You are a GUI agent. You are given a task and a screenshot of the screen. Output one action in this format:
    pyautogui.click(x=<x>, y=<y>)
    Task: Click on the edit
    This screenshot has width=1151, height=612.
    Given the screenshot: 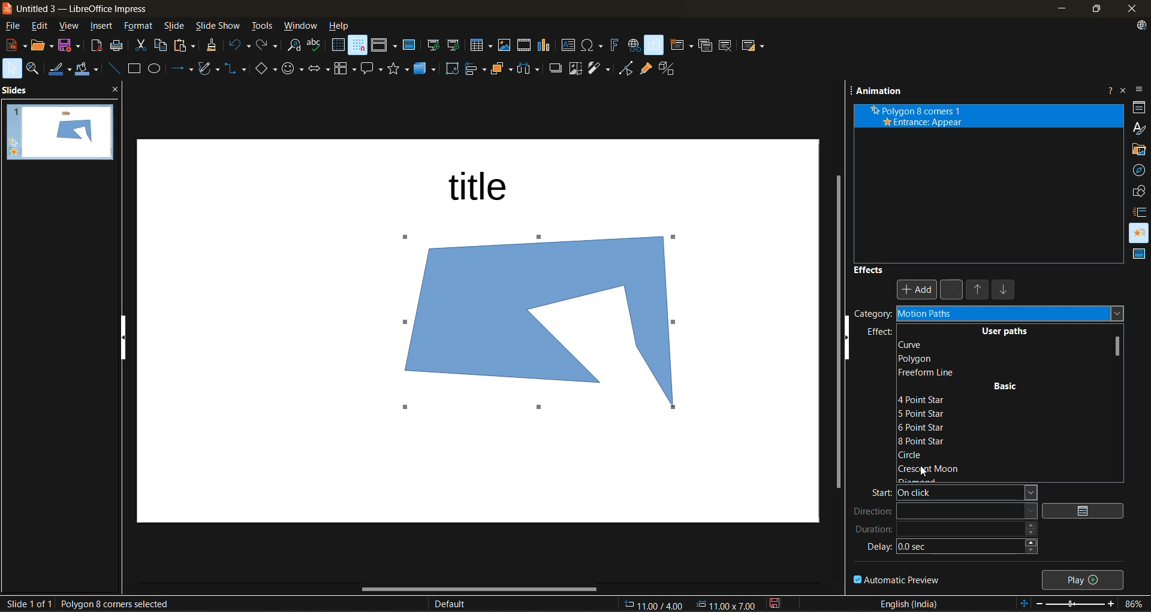 What is the action you would take?
    pyautogui.click(x=44, y=26)
    